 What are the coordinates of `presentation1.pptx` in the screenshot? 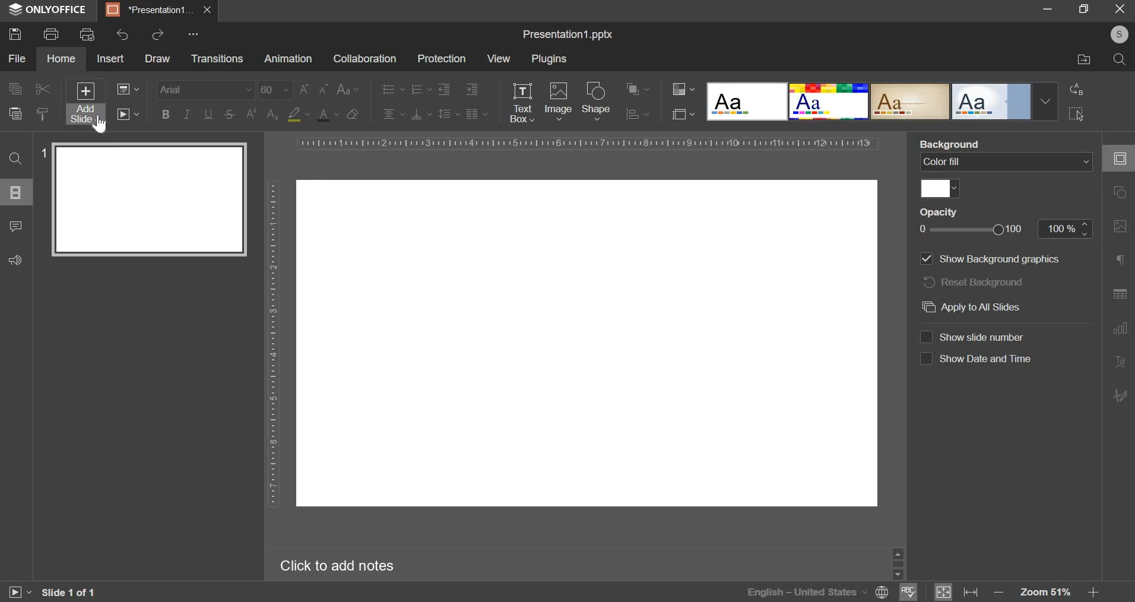 It's located at (569, 32).